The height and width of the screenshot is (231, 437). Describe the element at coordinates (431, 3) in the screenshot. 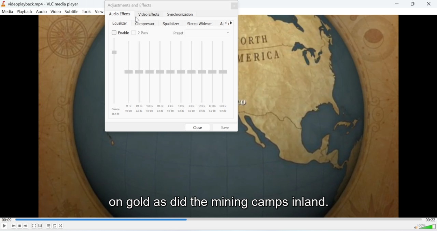

I see `Close` at that location.